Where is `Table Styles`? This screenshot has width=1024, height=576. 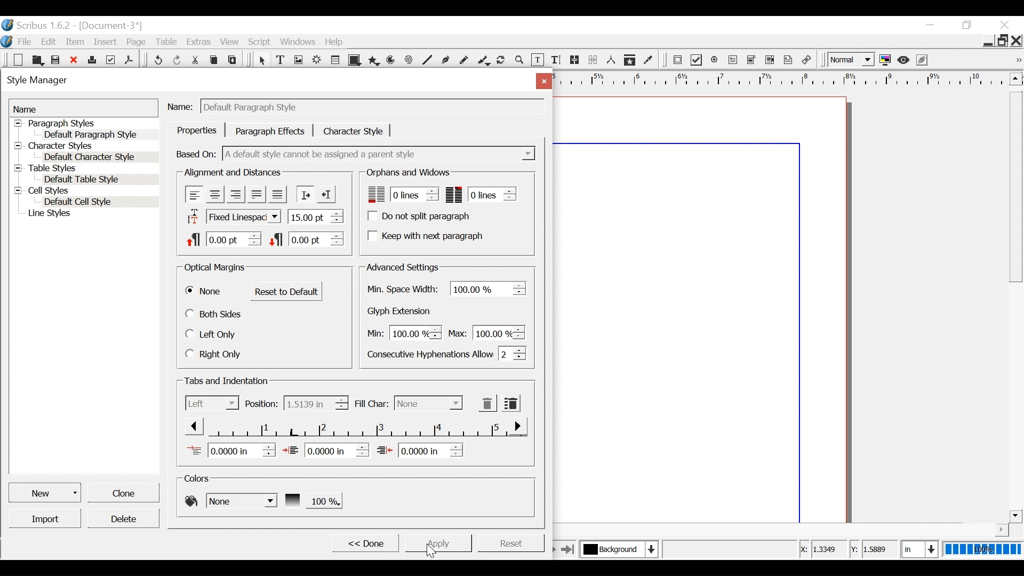 Table Styles is located at coordinates (85, 169).